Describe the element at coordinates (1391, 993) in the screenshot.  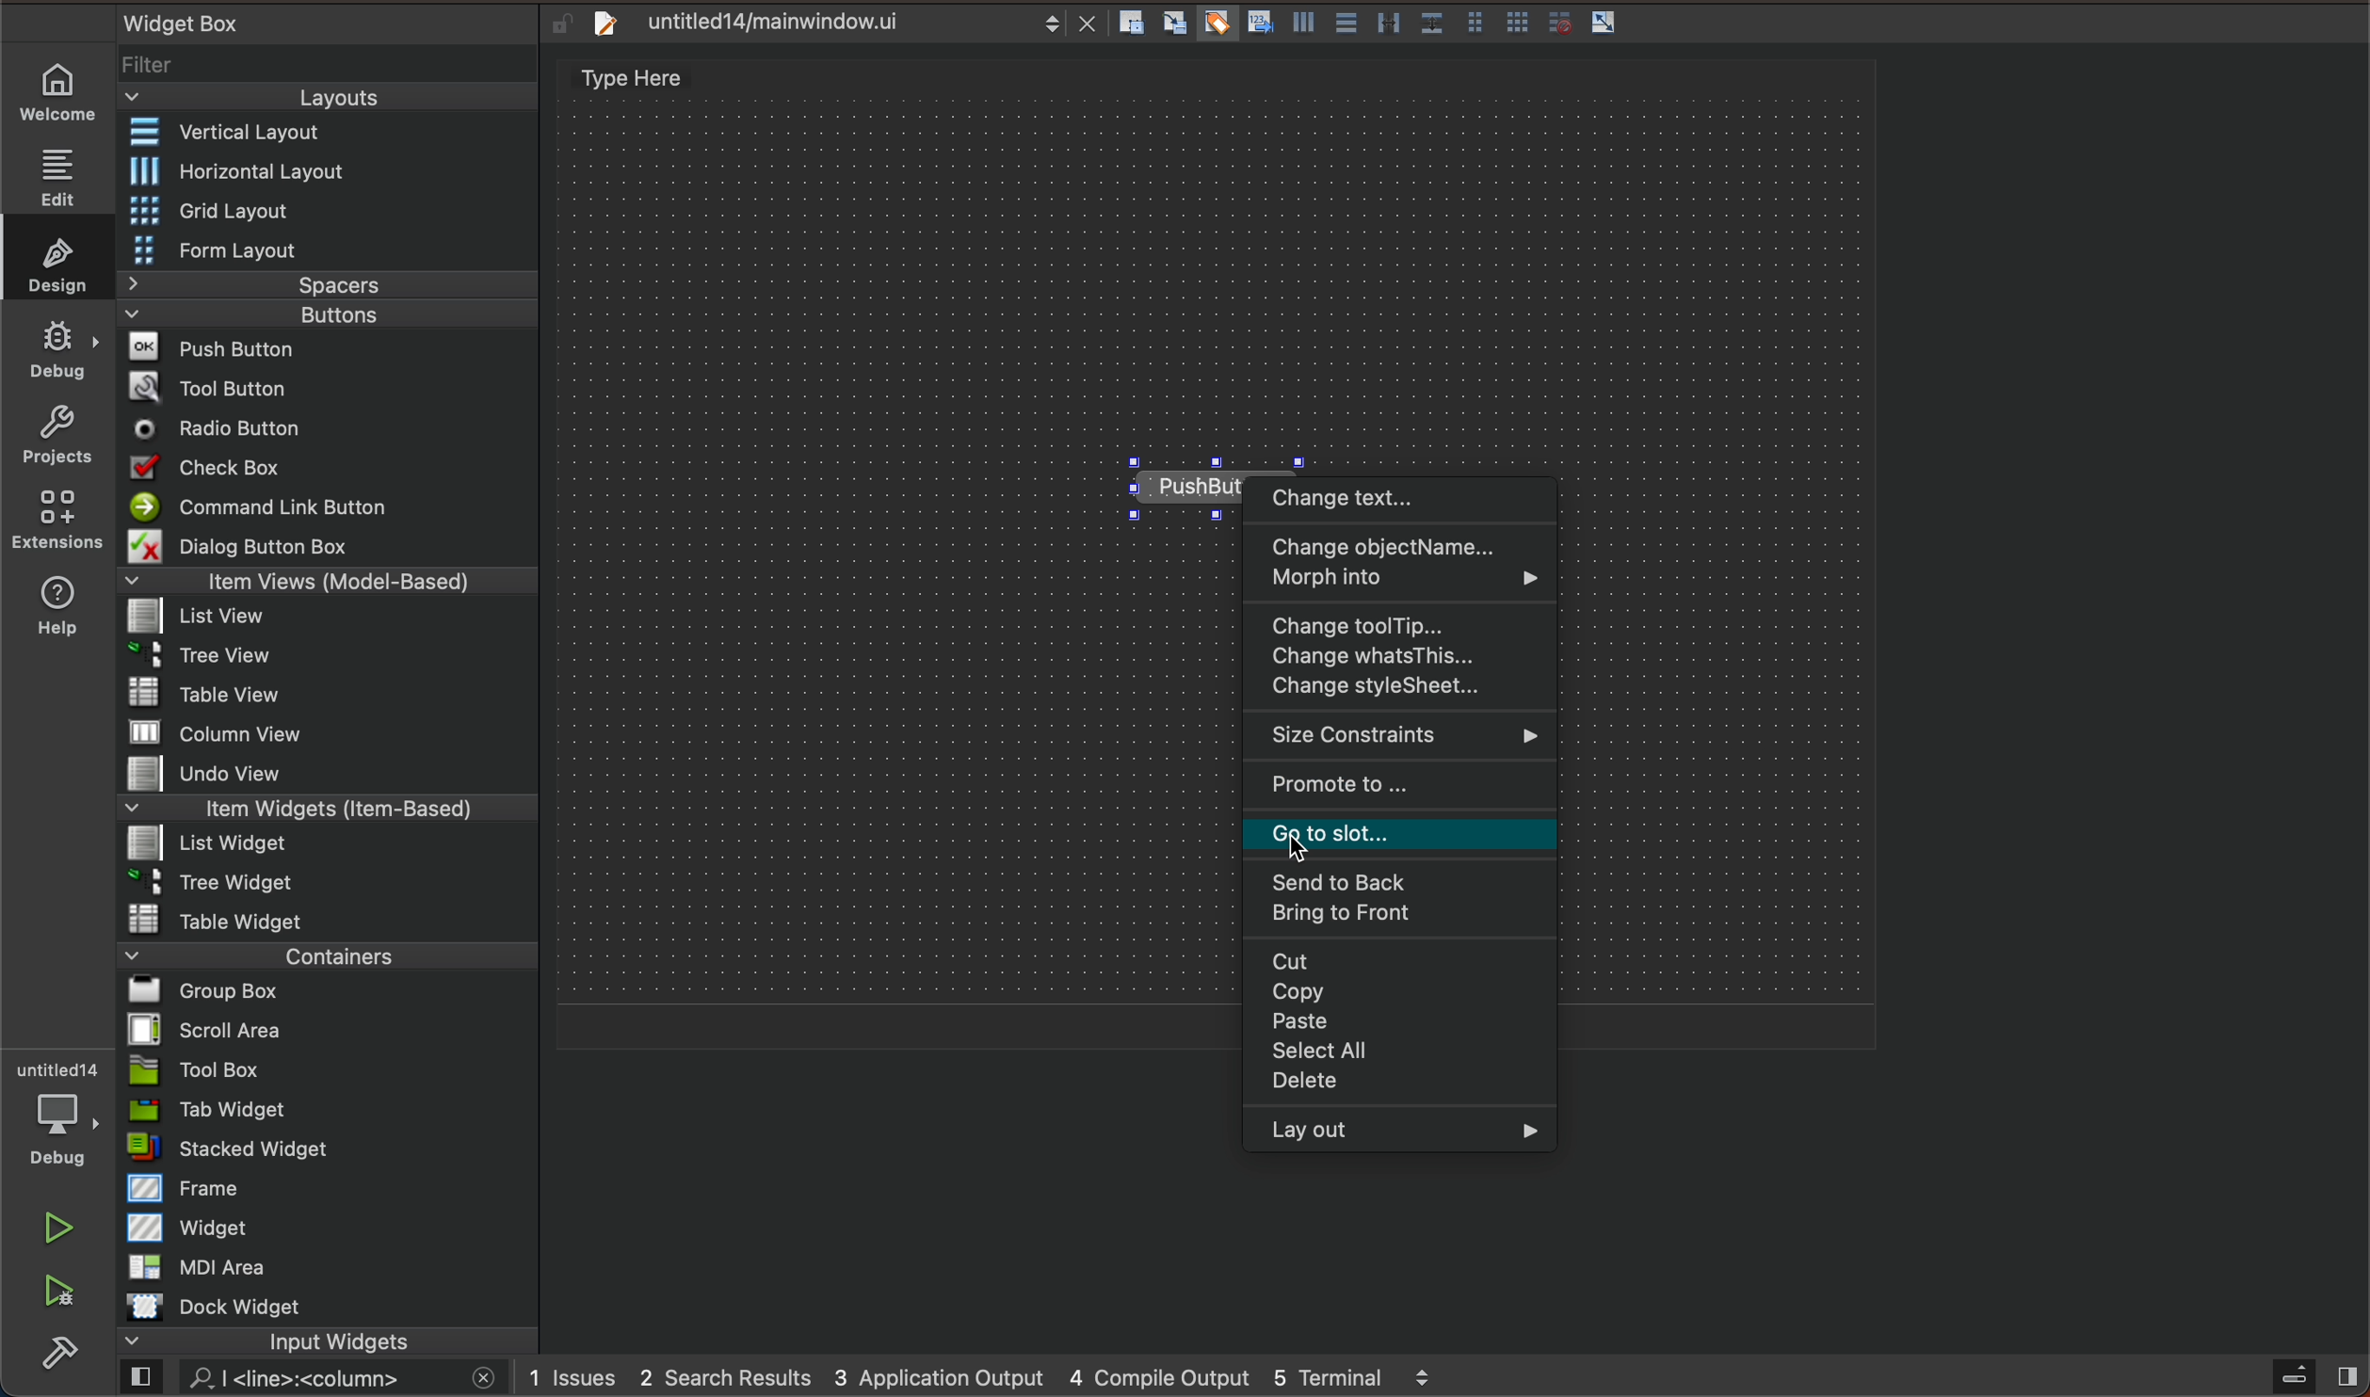
I see `copy` at that location.